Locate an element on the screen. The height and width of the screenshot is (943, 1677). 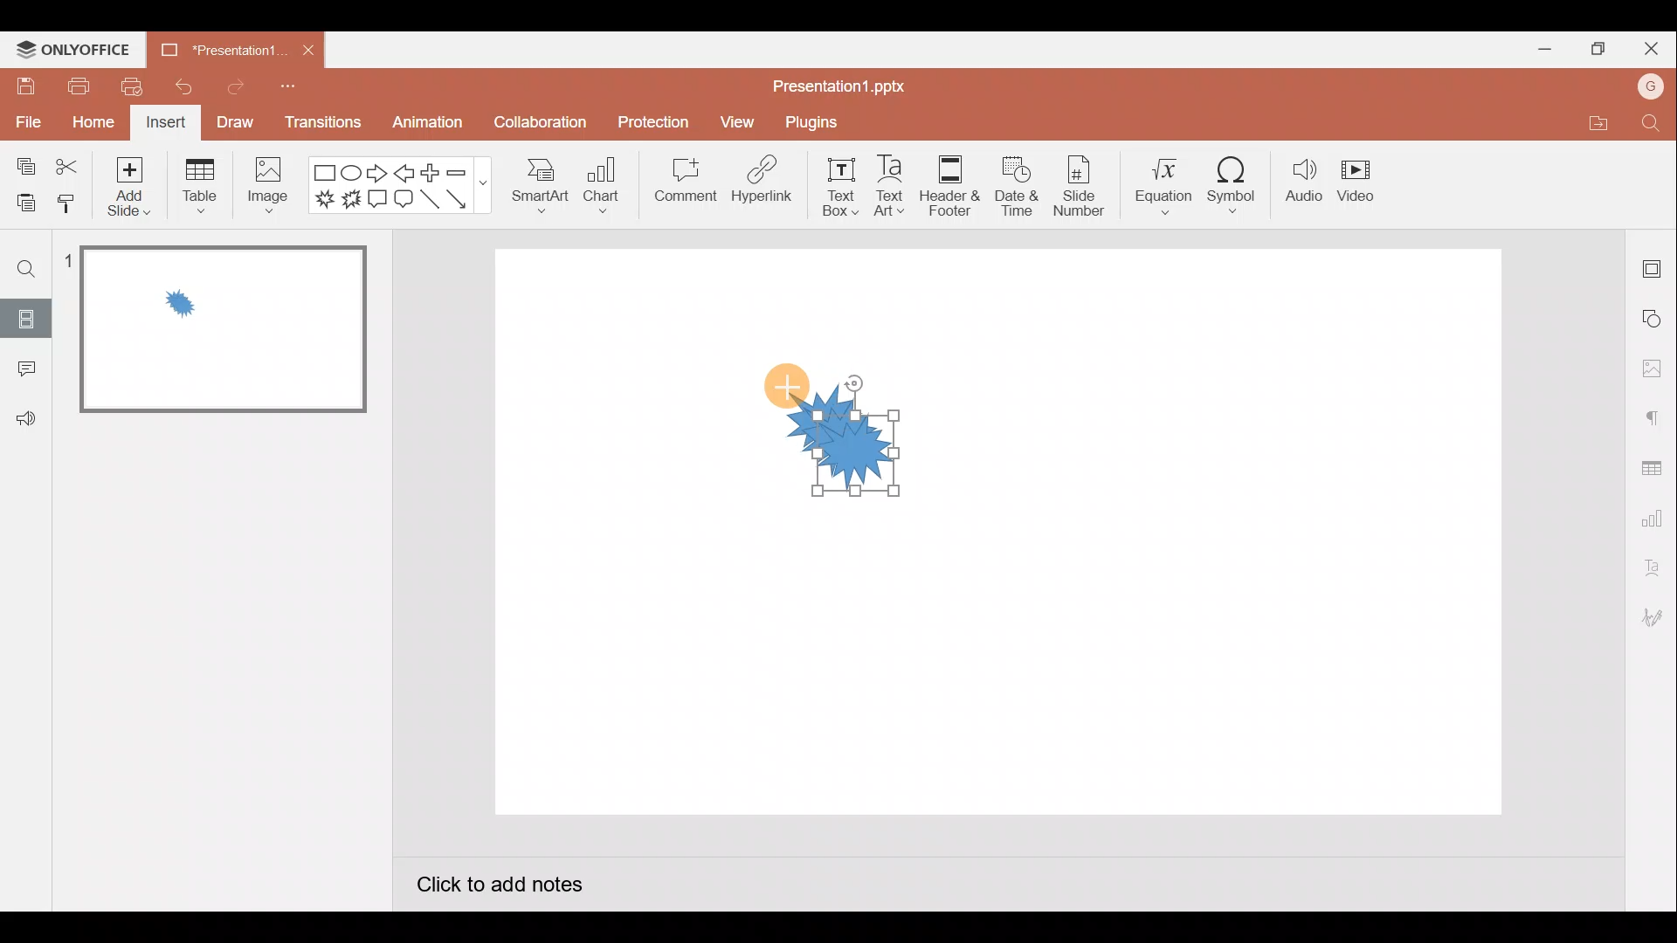
Equation is located at coordinates (1159, 188).